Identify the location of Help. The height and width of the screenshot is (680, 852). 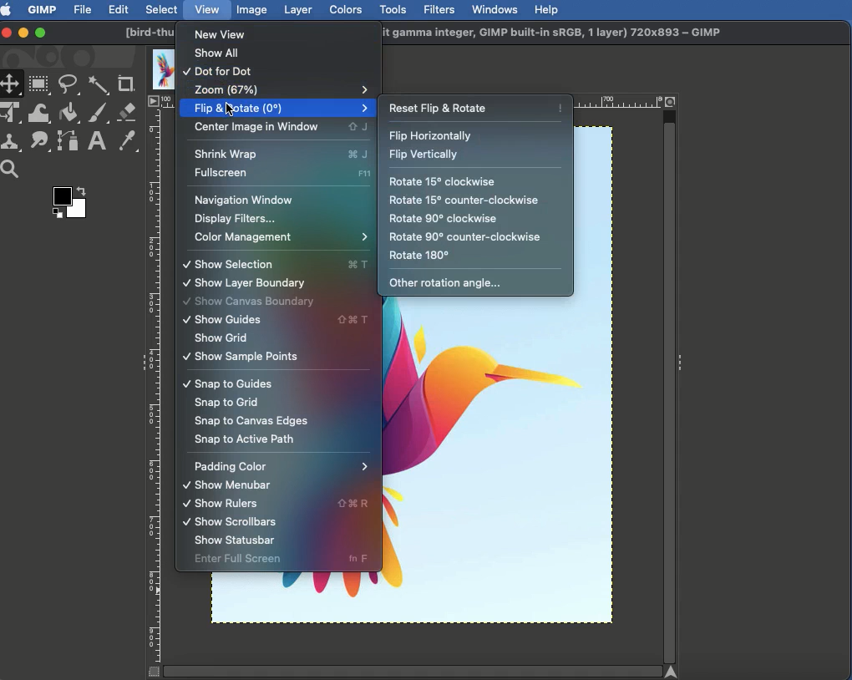
(546, 8).